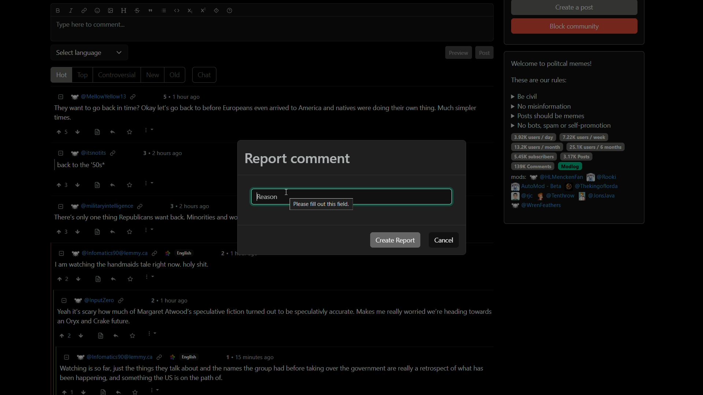  I want to click on view source, so click(96, 185).